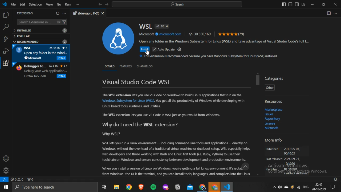  Describe the element at coordinates (176, 151) in the screenshot. I see `WSL lets you run a Linux environment -- including command-line tools and applications -- directly on
‘Windows, without the overhead of a traditional virtual machine or dualboot setup. WSL especially helps.
‘web developers and those working with Bash and Linux-first tools (i. Ruby, Python) to use their
‘tookhain on Windows and ensure consistency between development and production environments.` at that location.